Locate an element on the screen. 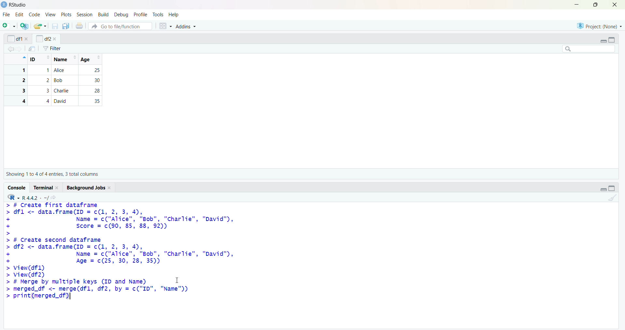 This screenshot has height=330, width=625. Background jobs is located at coordinates (86, 188).